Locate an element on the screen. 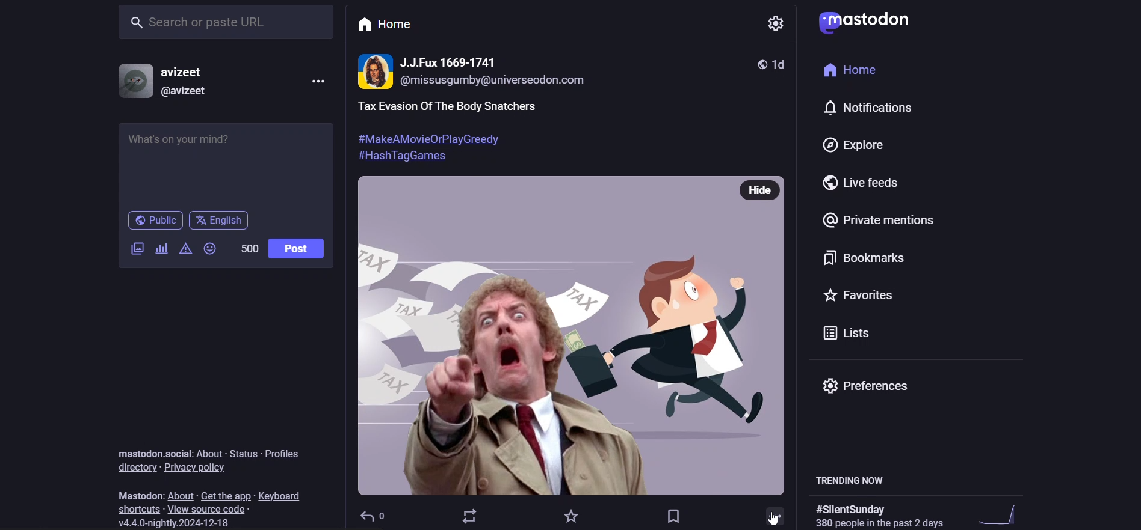 The image size is (1141, 530). image/video is located at coordinates (138, 249).